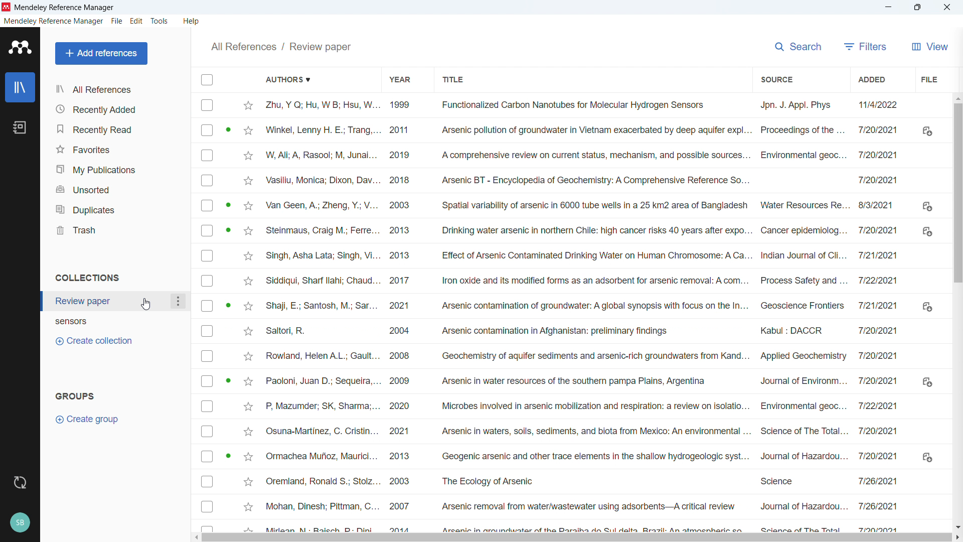  What do you see at coordinates (178, 301) in the screenshot?
I see `Collection options ` at bounding box center [178, 301].